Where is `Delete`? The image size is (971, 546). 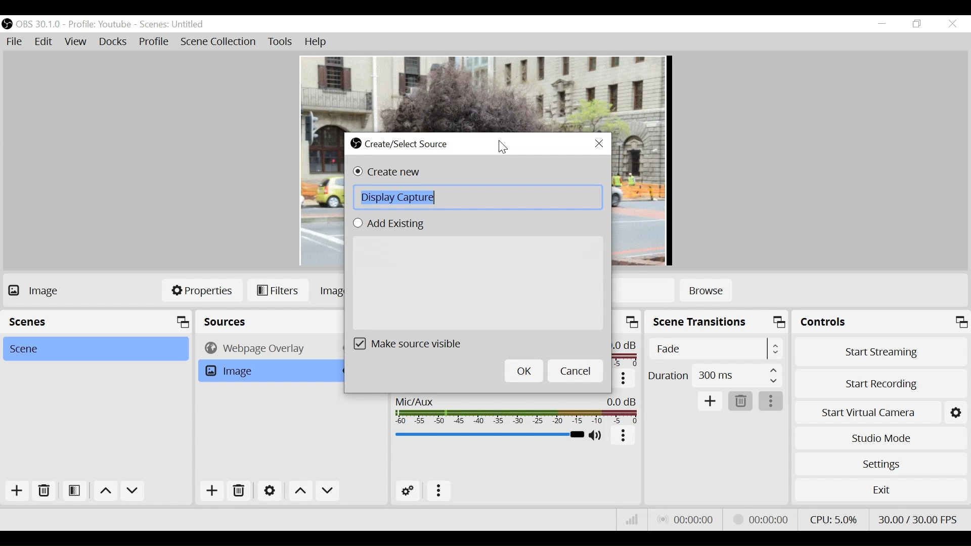 Delete is located at coordinates (740, 401).